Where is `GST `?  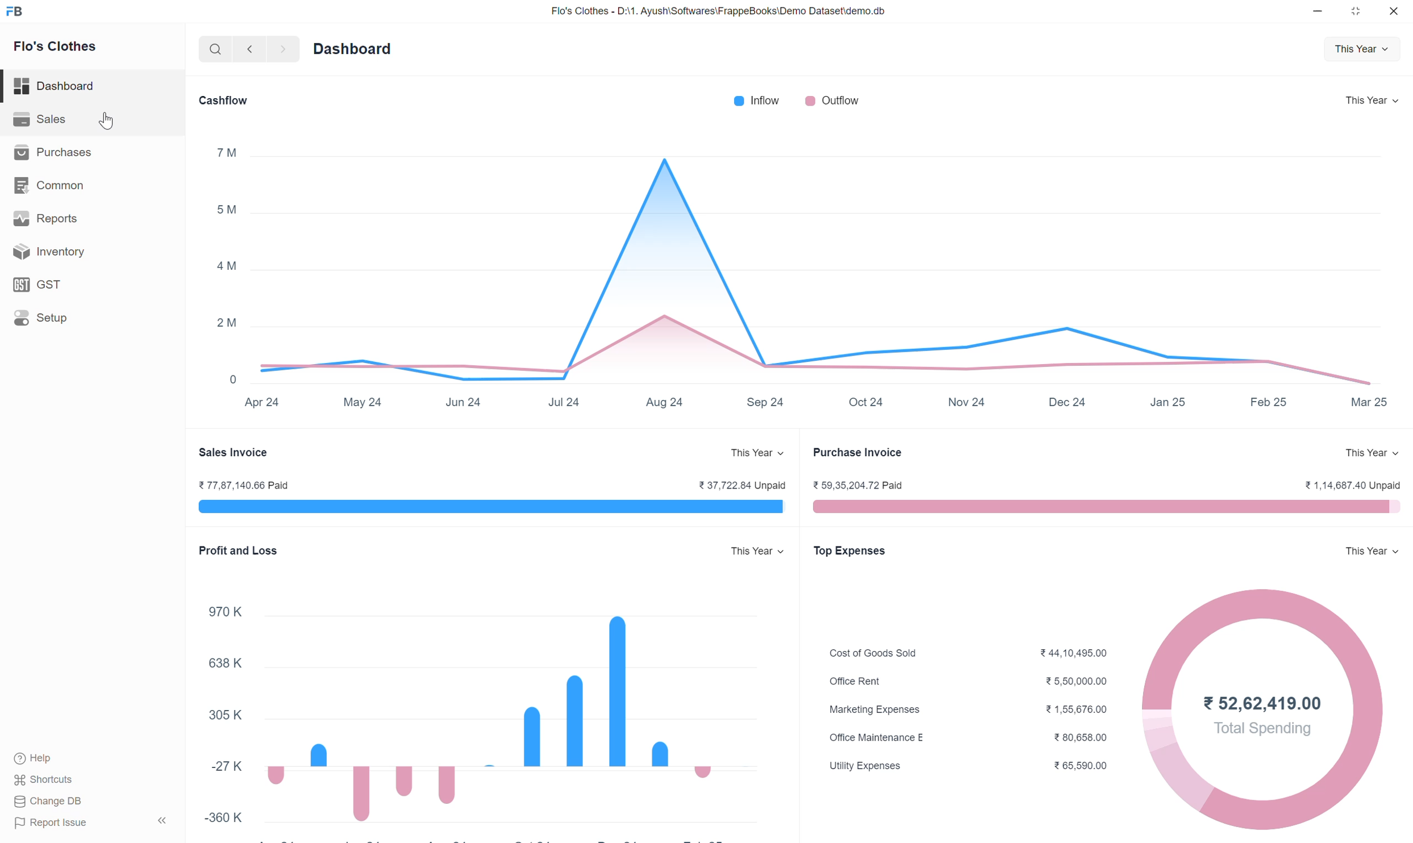 GST  is located at coordinates (76, 285).